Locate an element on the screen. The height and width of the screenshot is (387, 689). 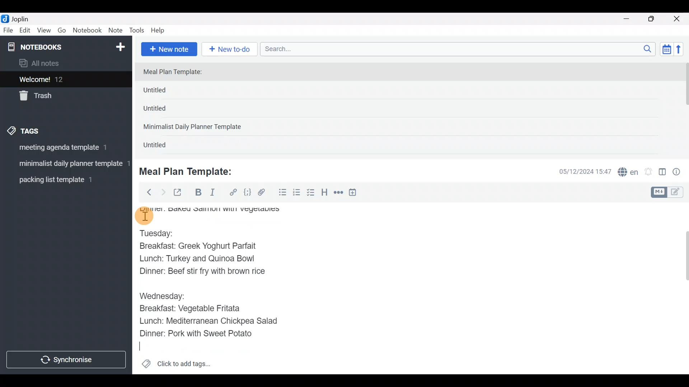
Untitled is located at coordinates (167, 92).